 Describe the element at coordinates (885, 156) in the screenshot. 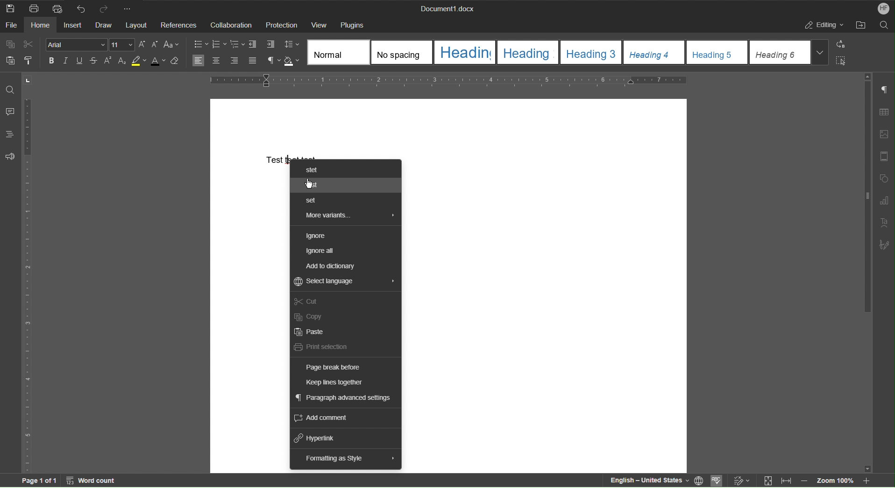

I see `Header/Footer` at that location.